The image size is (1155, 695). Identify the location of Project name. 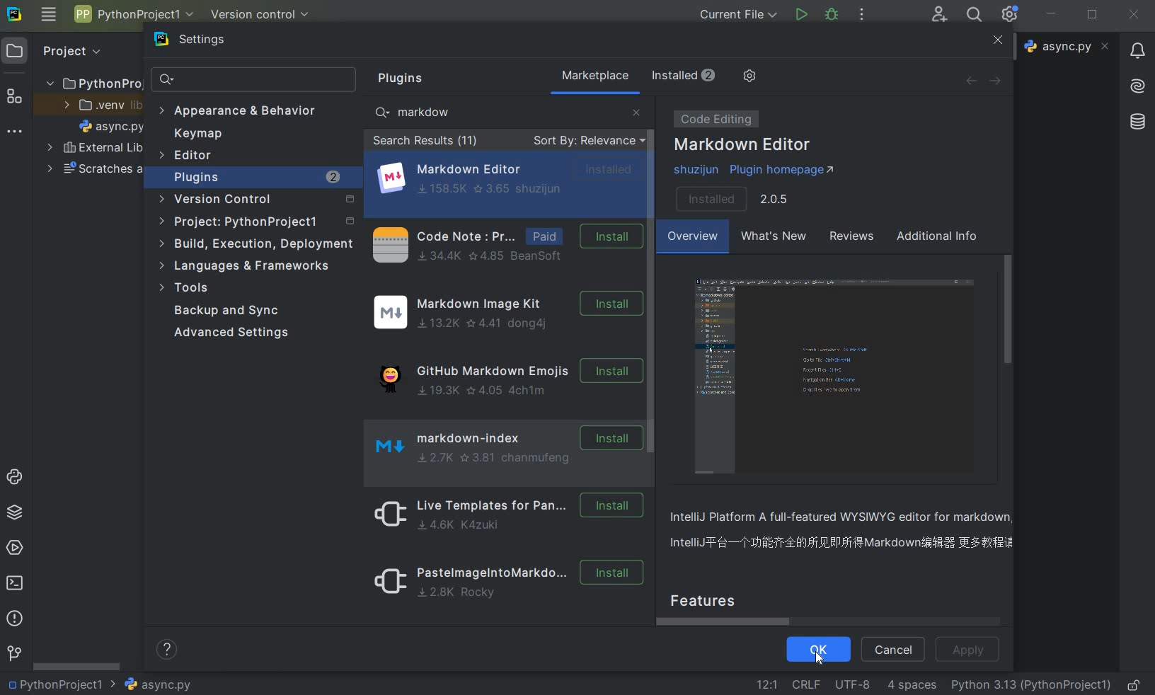
(62, 684).